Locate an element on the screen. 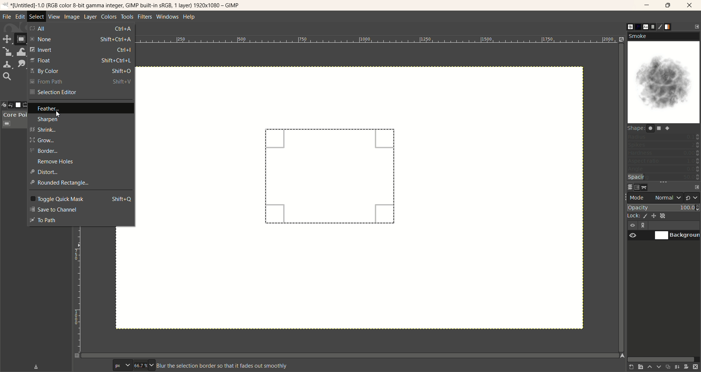 This screenshot has height=372, width=701. layer linking is located at coordinates (644, 225).